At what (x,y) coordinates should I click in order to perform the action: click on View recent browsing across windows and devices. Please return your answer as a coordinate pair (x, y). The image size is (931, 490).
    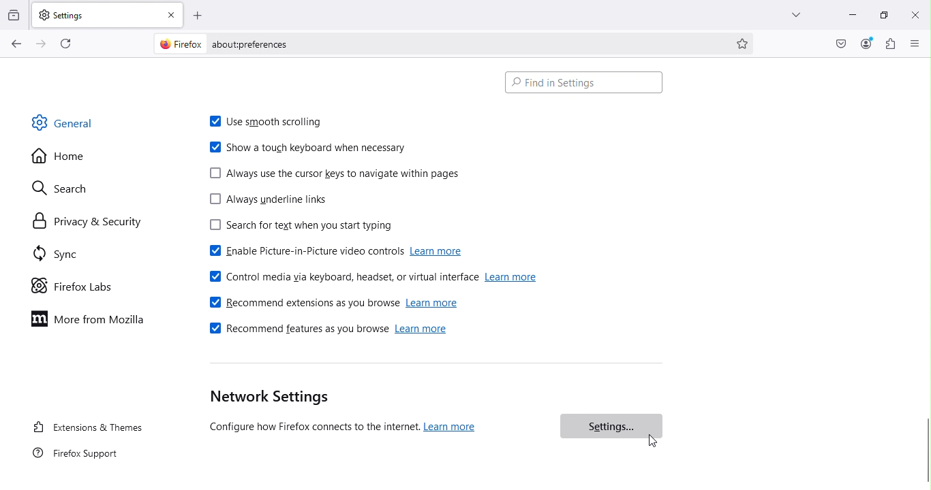
    Looking at the image, I should click on (14, 12).